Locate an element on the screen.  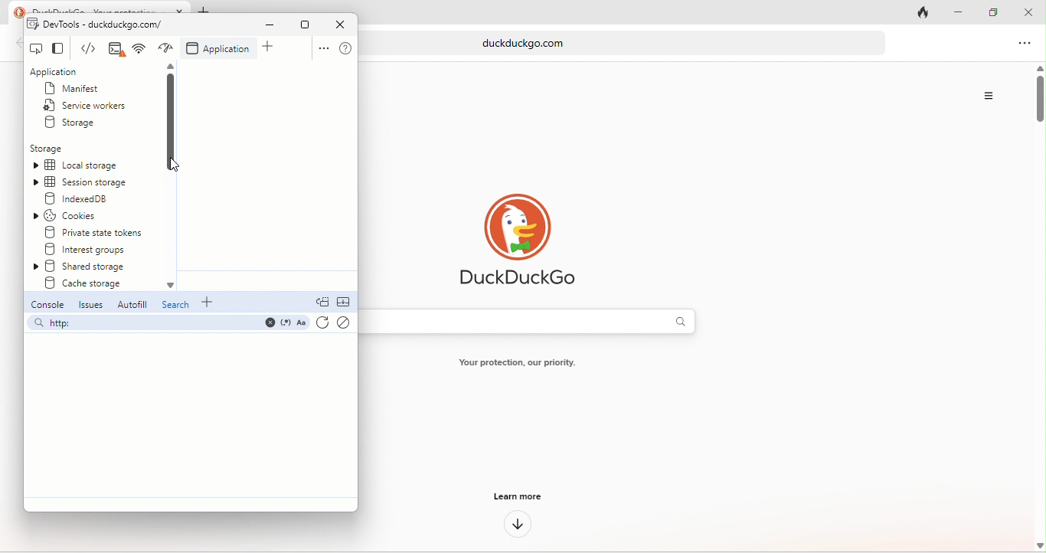
maximize is located at coordinates (987, 10).